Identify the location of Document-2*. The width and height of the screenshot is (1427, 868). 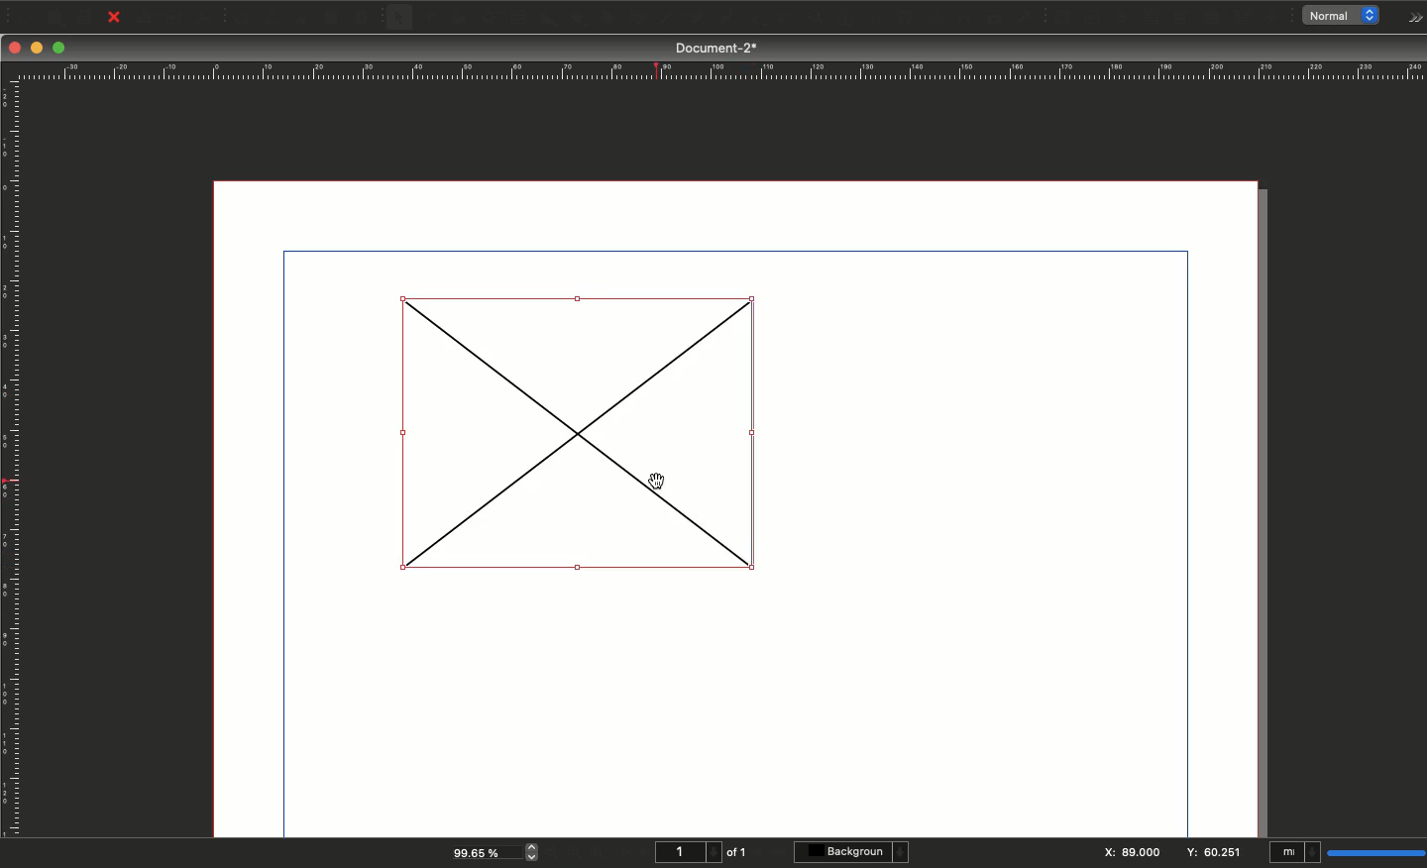
(718, 48).